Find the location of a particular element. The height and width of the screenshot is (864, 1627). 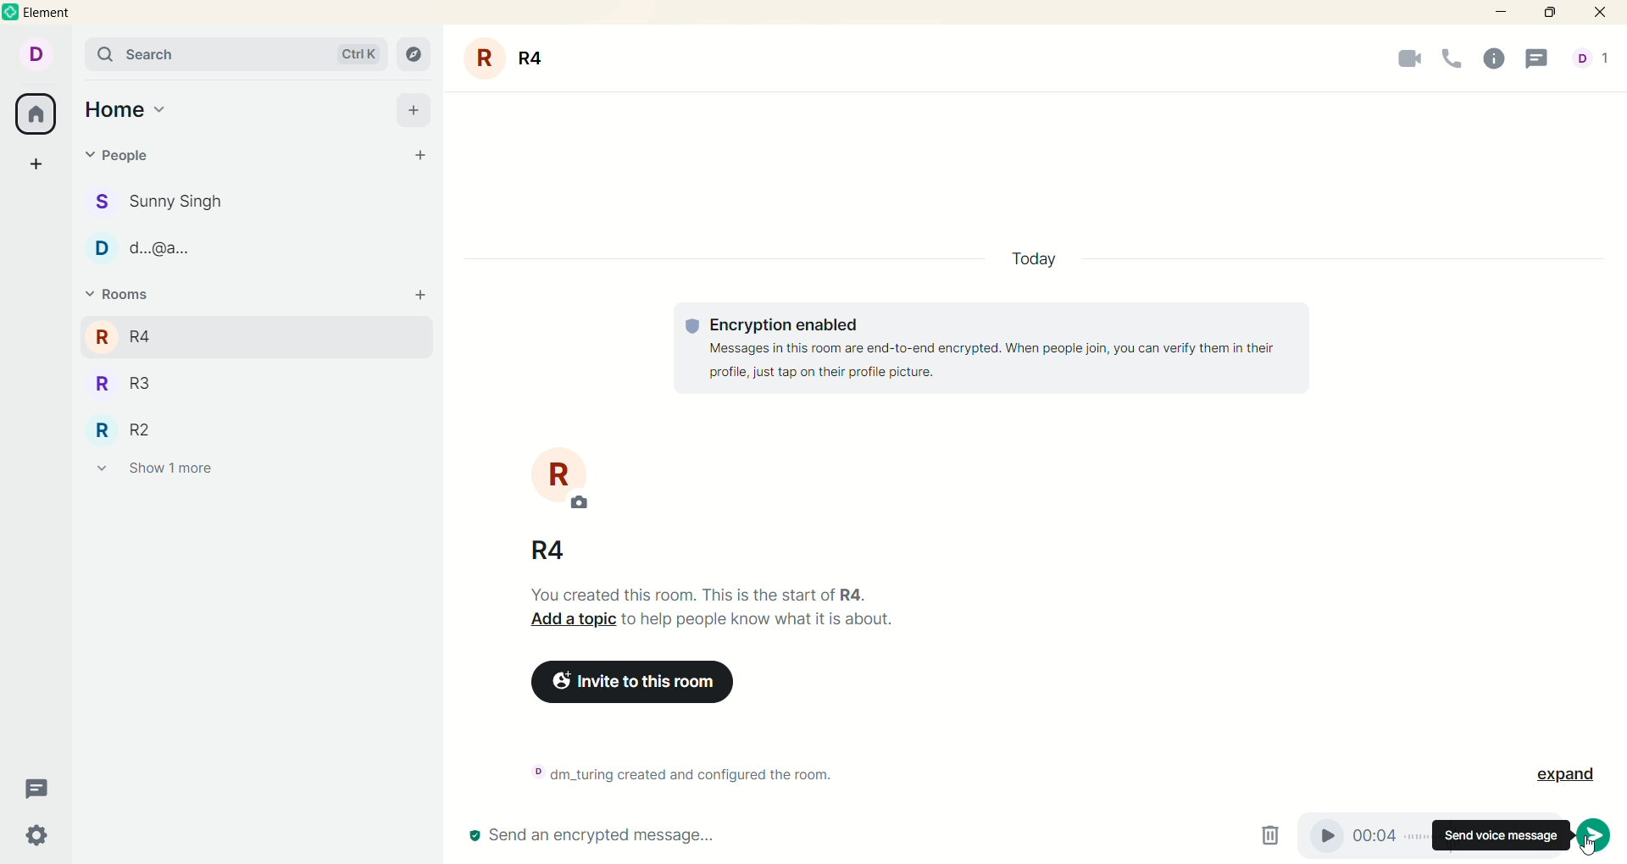

people is located at coordinates (173, 252).